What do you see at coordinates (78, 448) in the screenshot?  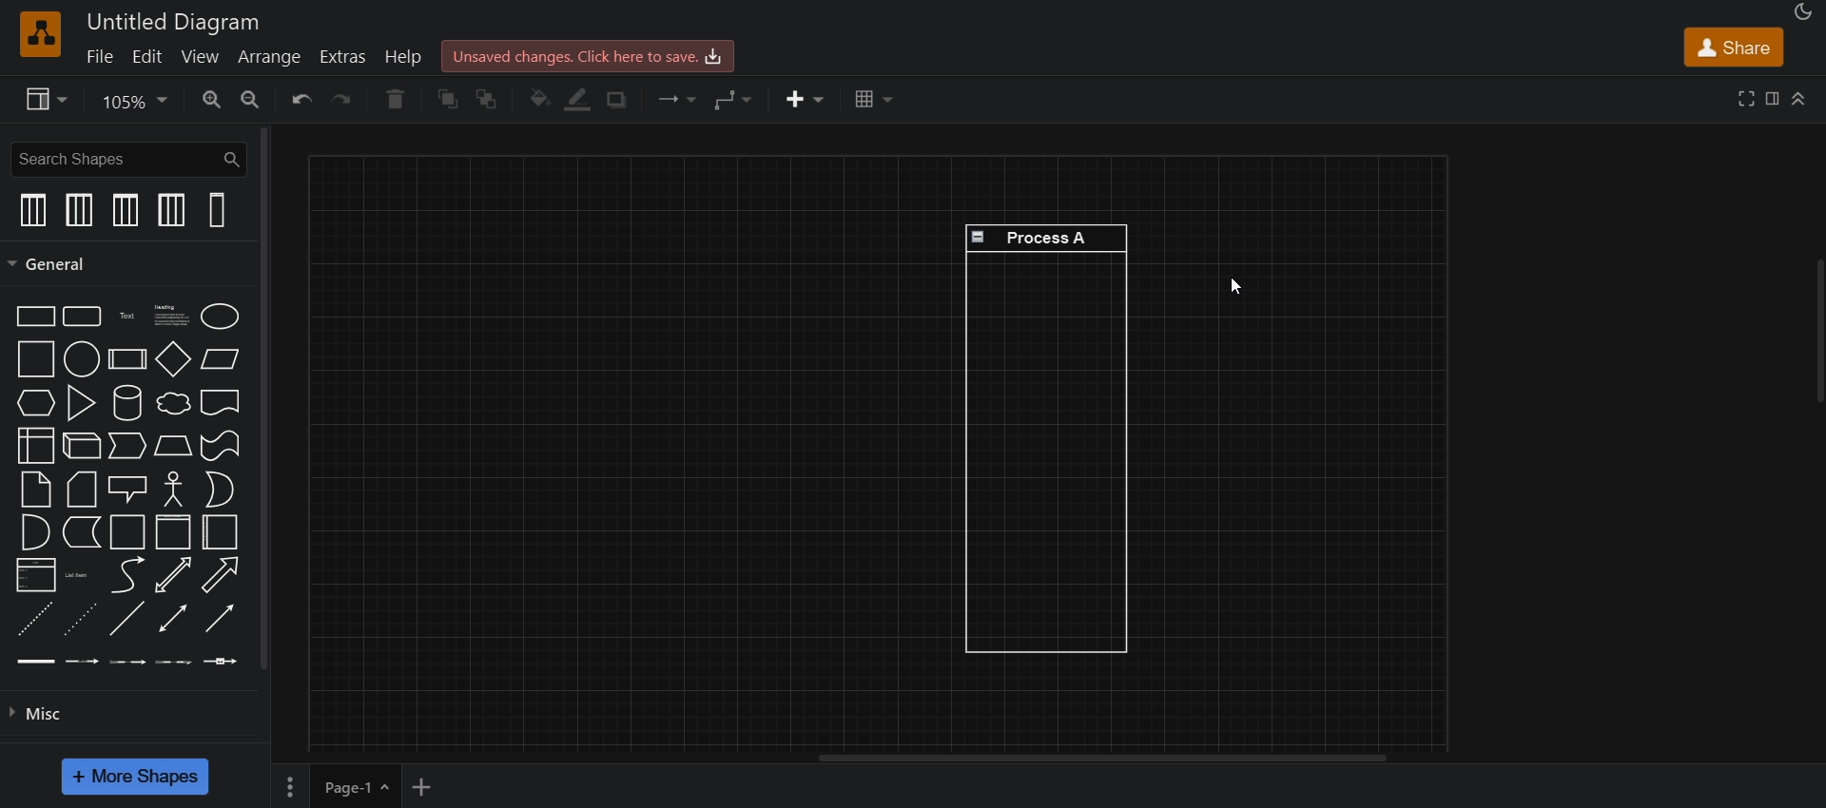 I see `cube` at bounding box center [78, 448].